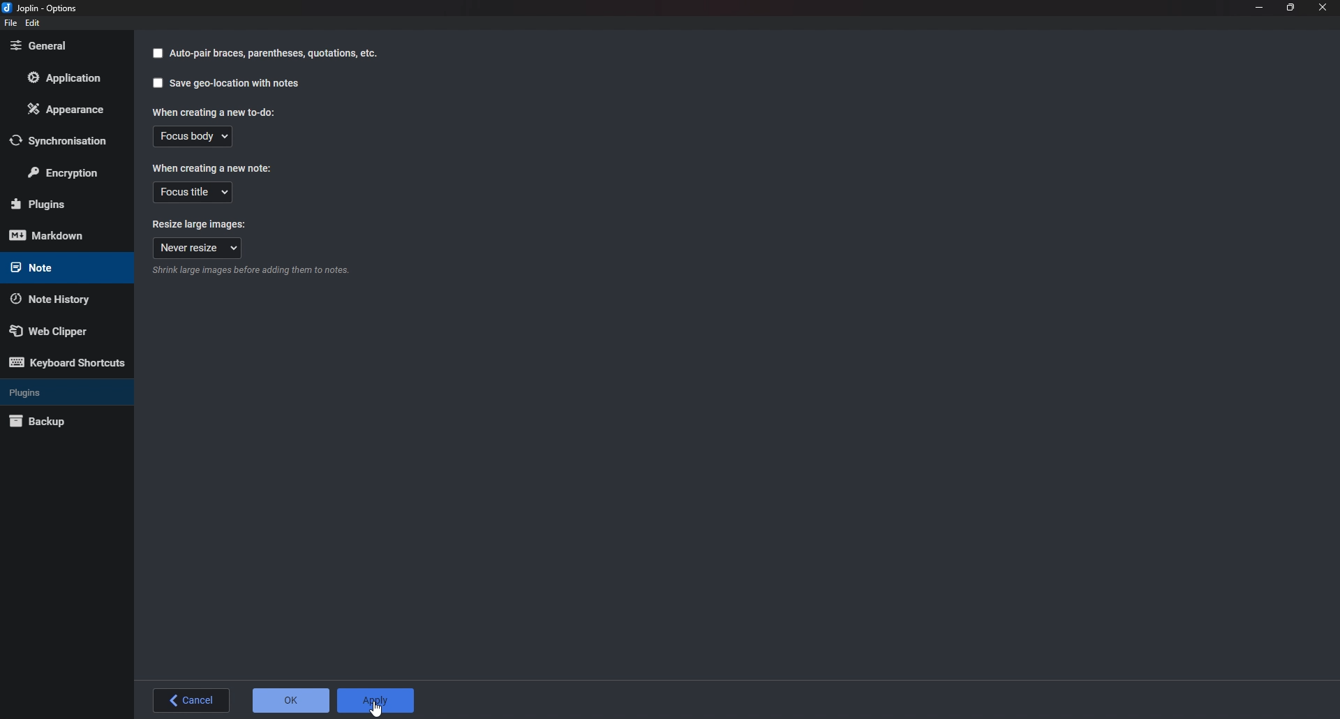 The width and height of the screenshot is (1340, 719). What do you see at coordinates (1290, 8) in the screenshot?
I see `Resize` at bounding box center [1290, 8].